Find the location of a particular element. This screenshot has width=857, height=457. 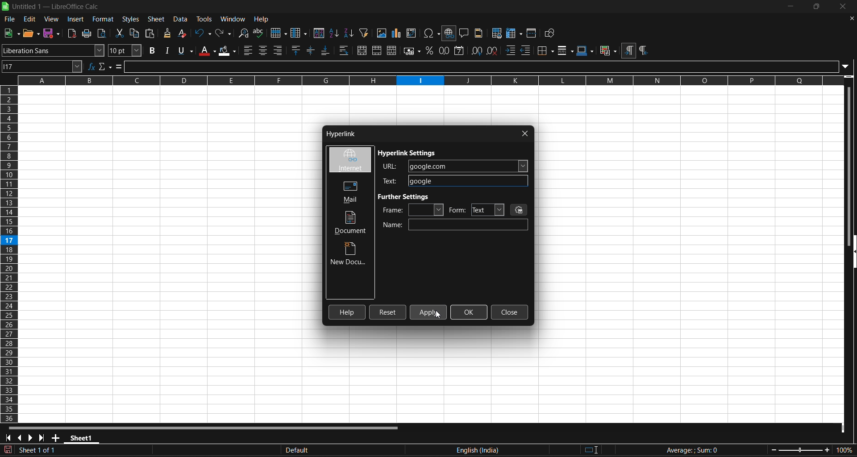

insert is located at coordinates (77, 19).